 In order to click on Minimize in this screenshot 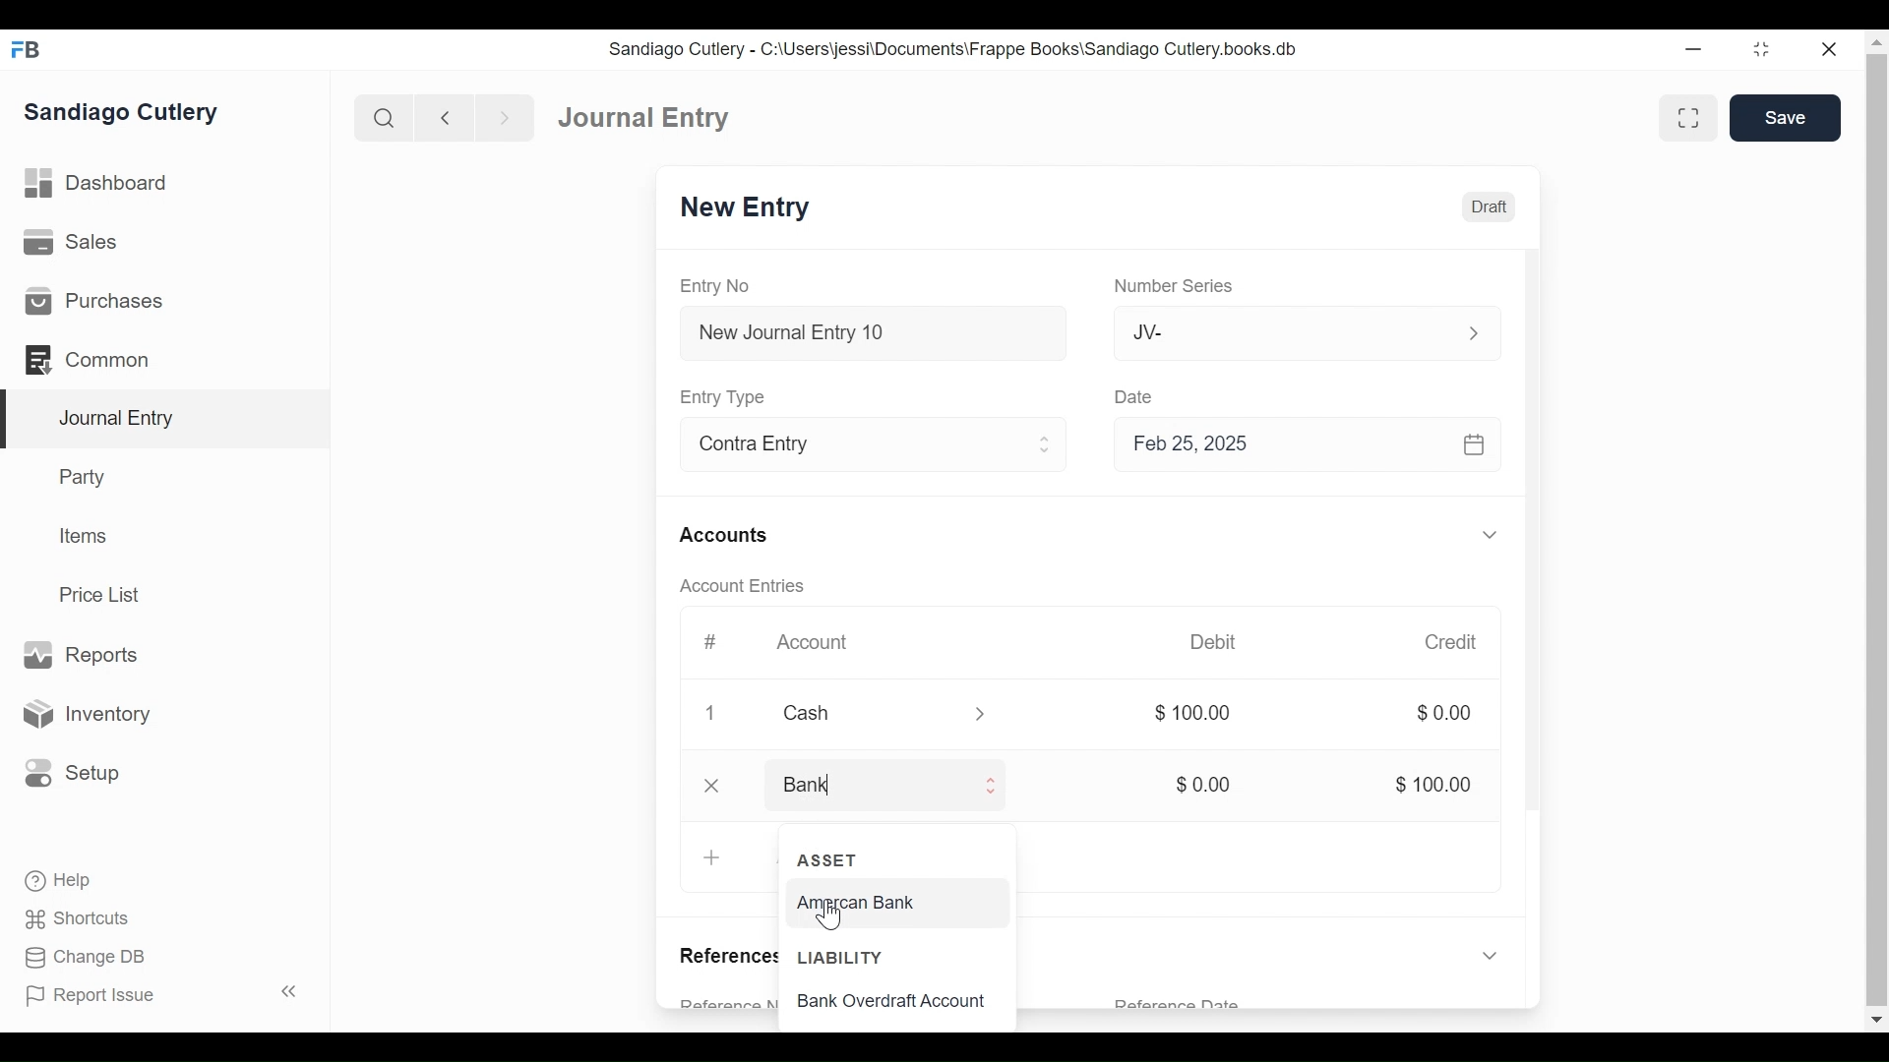, I will do `click(1692, 51)`.